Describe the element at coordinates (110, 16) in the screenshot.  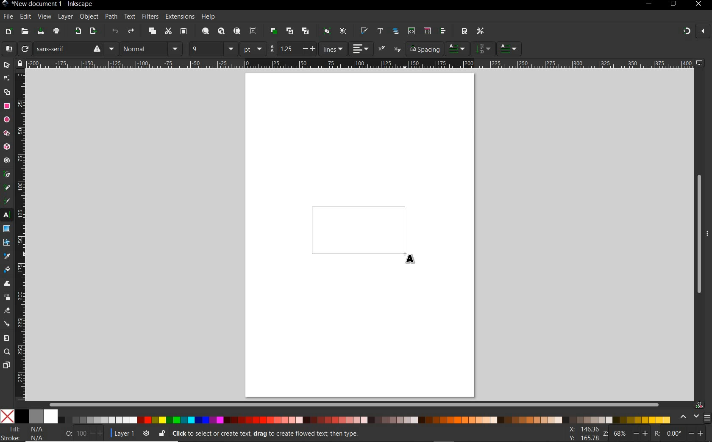
I see `path` at that location.